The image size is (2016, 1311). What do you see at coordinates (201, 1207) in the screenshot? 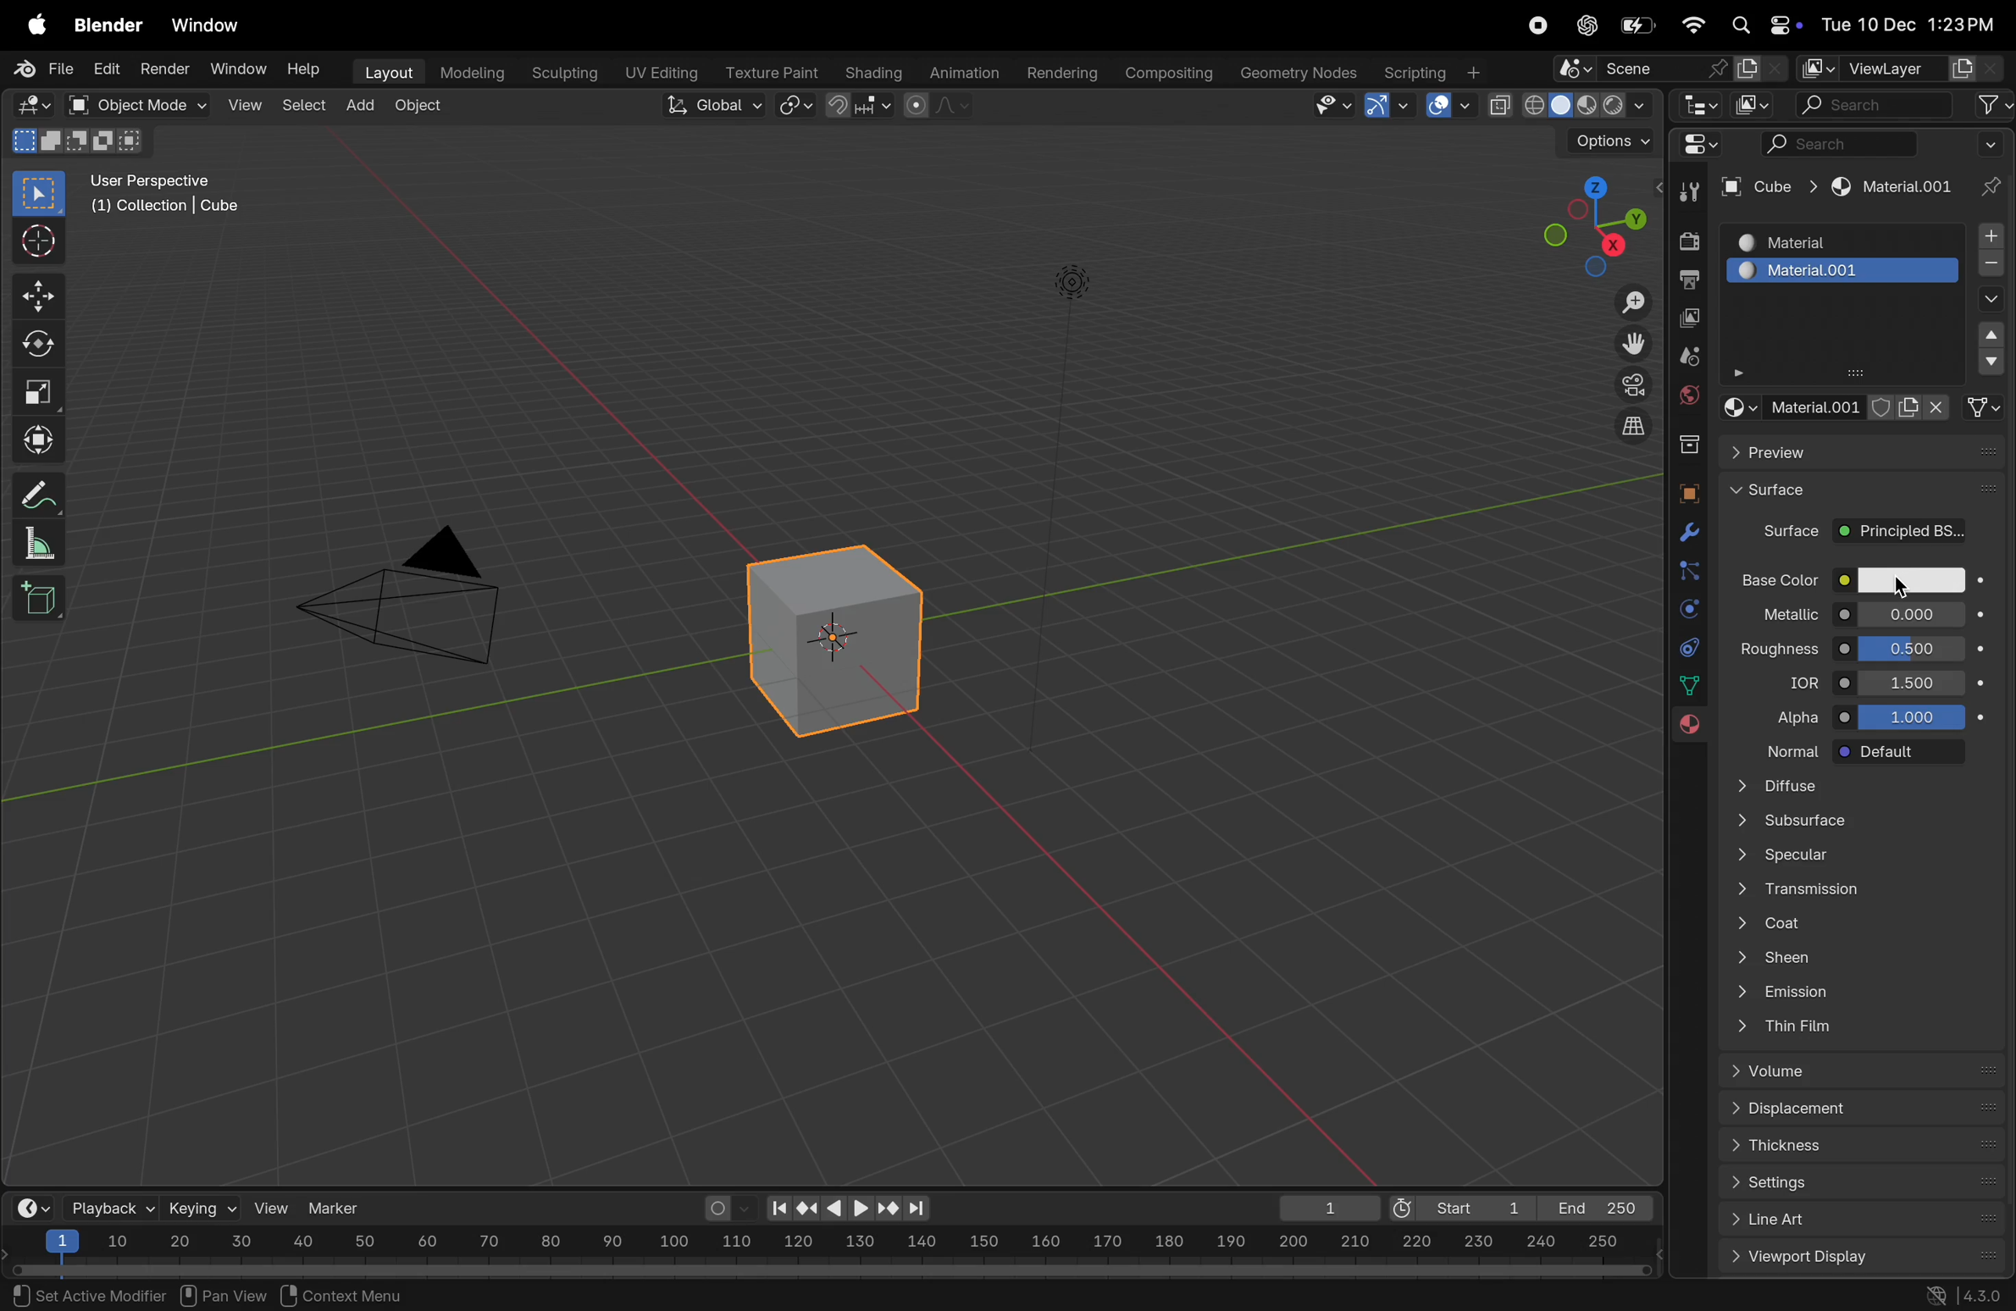
I see `keying` at bounding box center [201, 1207].